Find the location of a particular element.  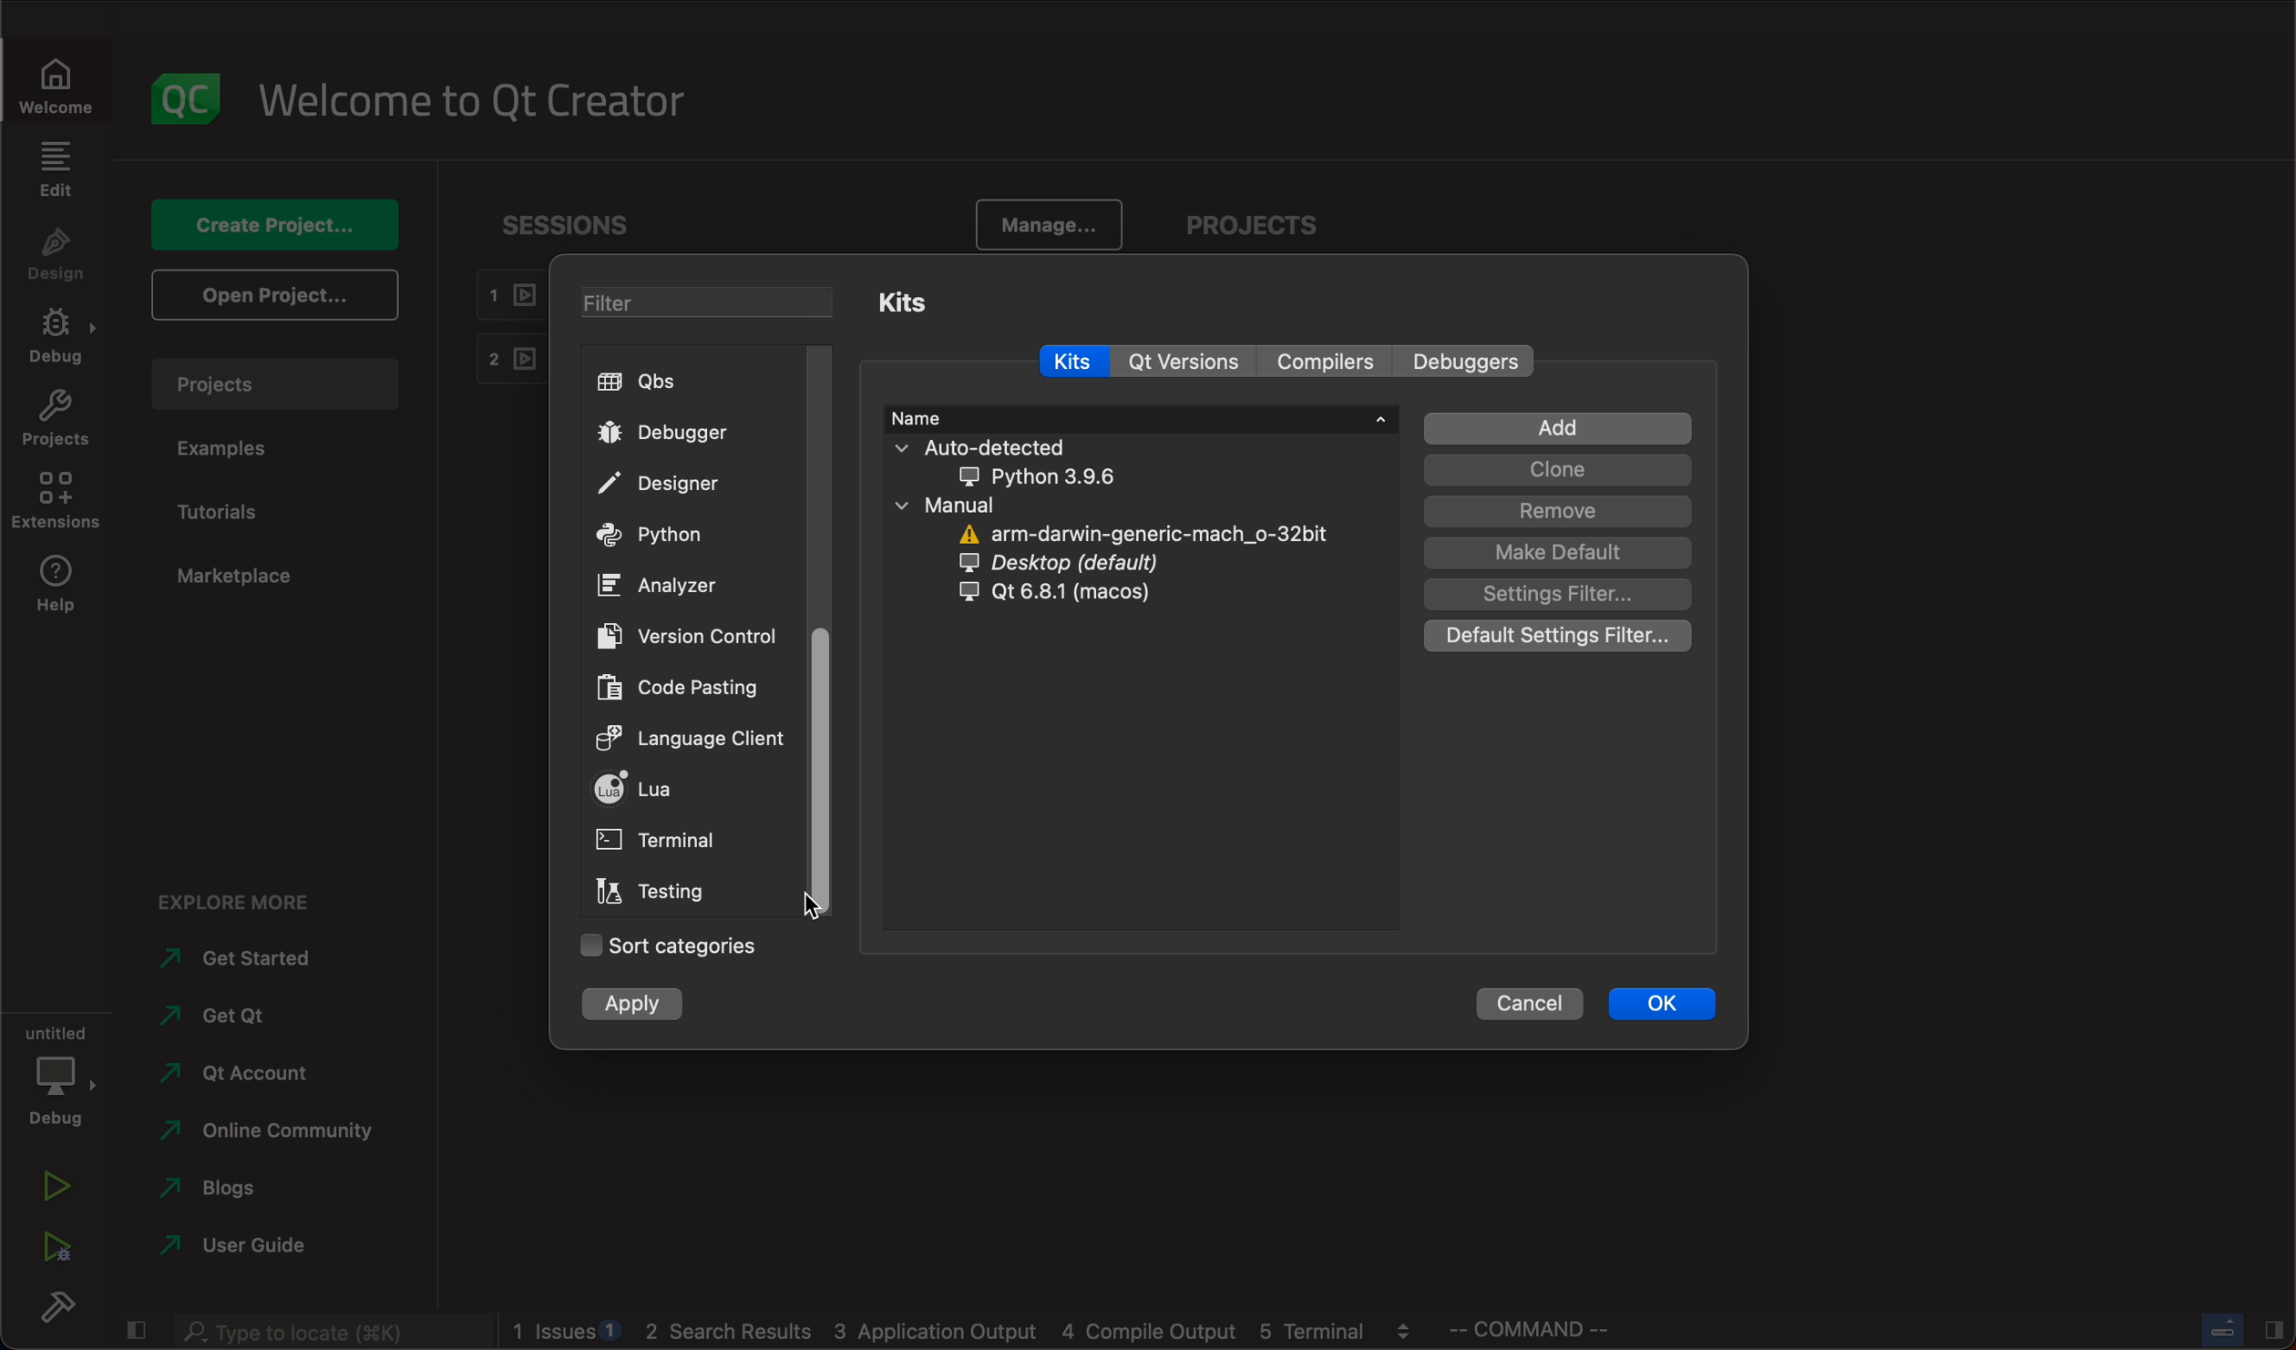

guide is located at coordinates (234, 1249).